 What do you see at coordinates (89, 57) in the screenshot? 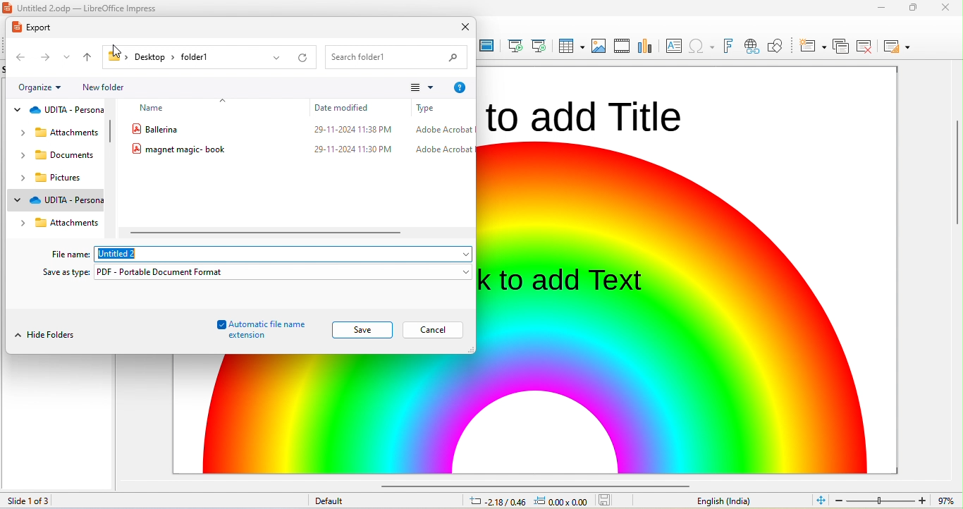
I see `upto previous` at bounding box center [89, 57].